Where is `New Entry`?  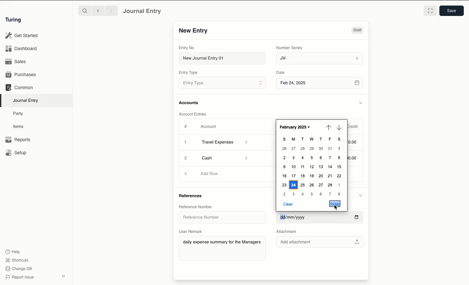
New Entry is located at coordinates (194, 31).